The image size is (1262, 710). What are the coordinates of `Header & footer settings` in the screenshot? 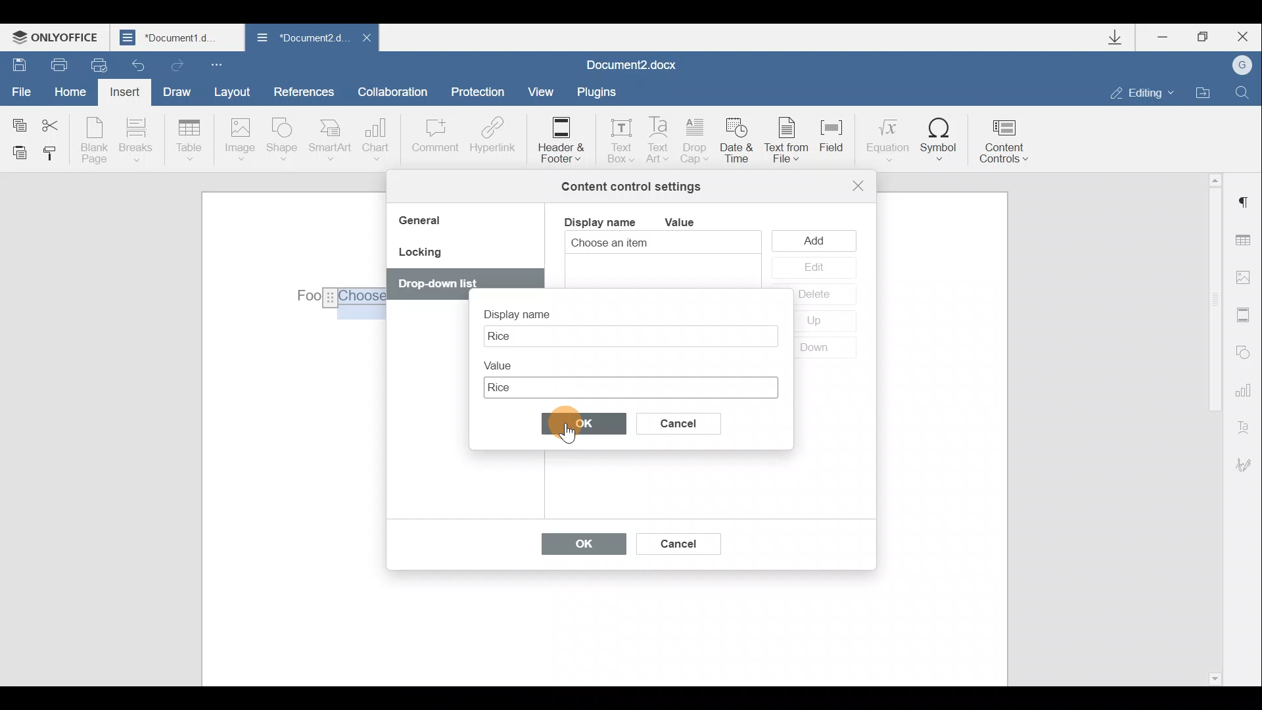 It's located at (1246, 314).